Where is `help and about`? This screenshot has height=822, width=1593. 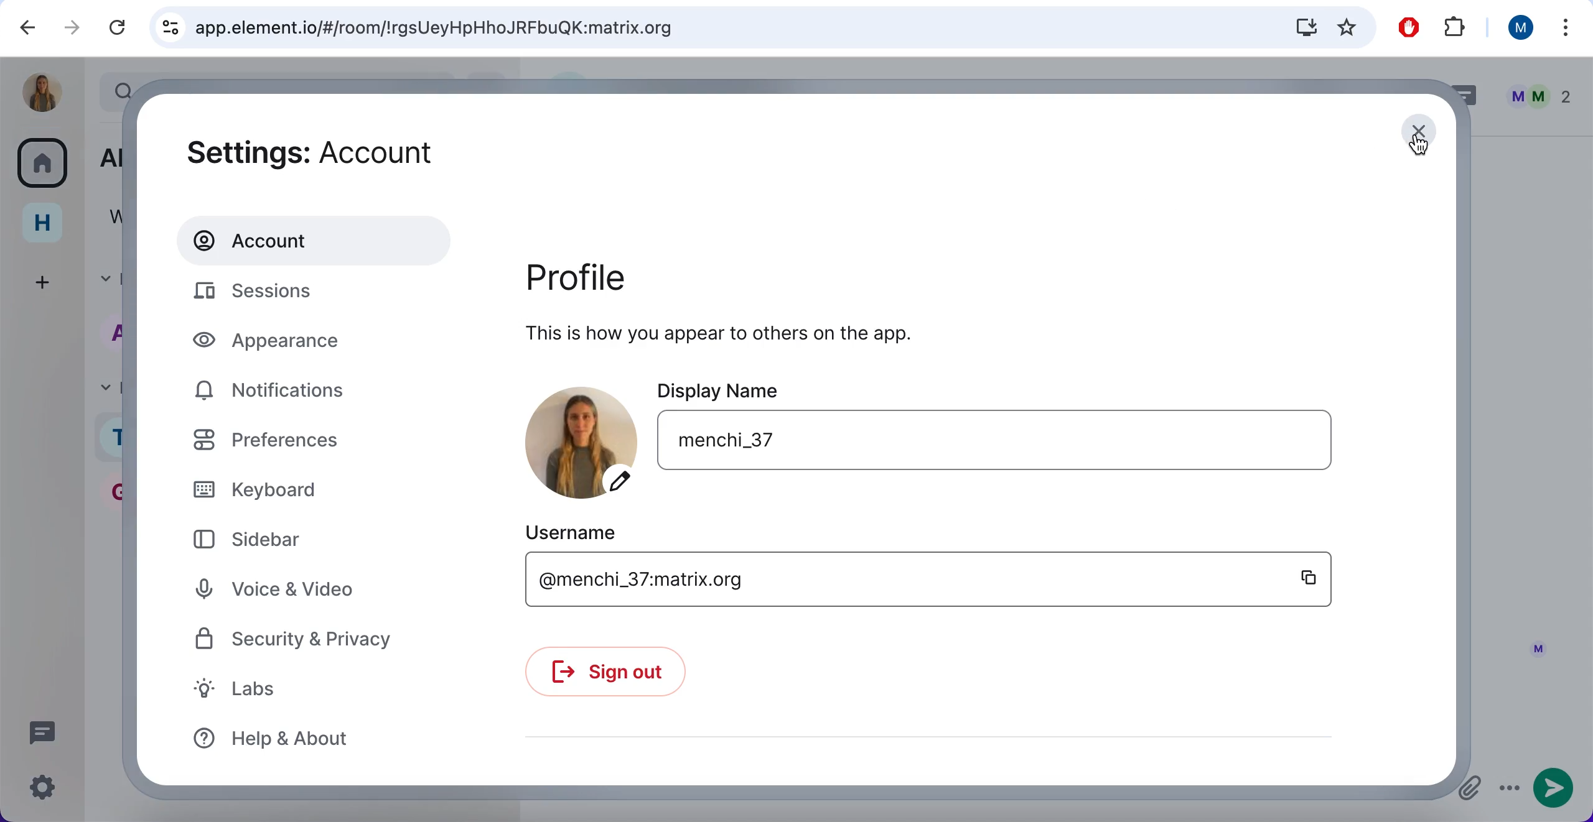 help and about is located at coordinates (292, 740).